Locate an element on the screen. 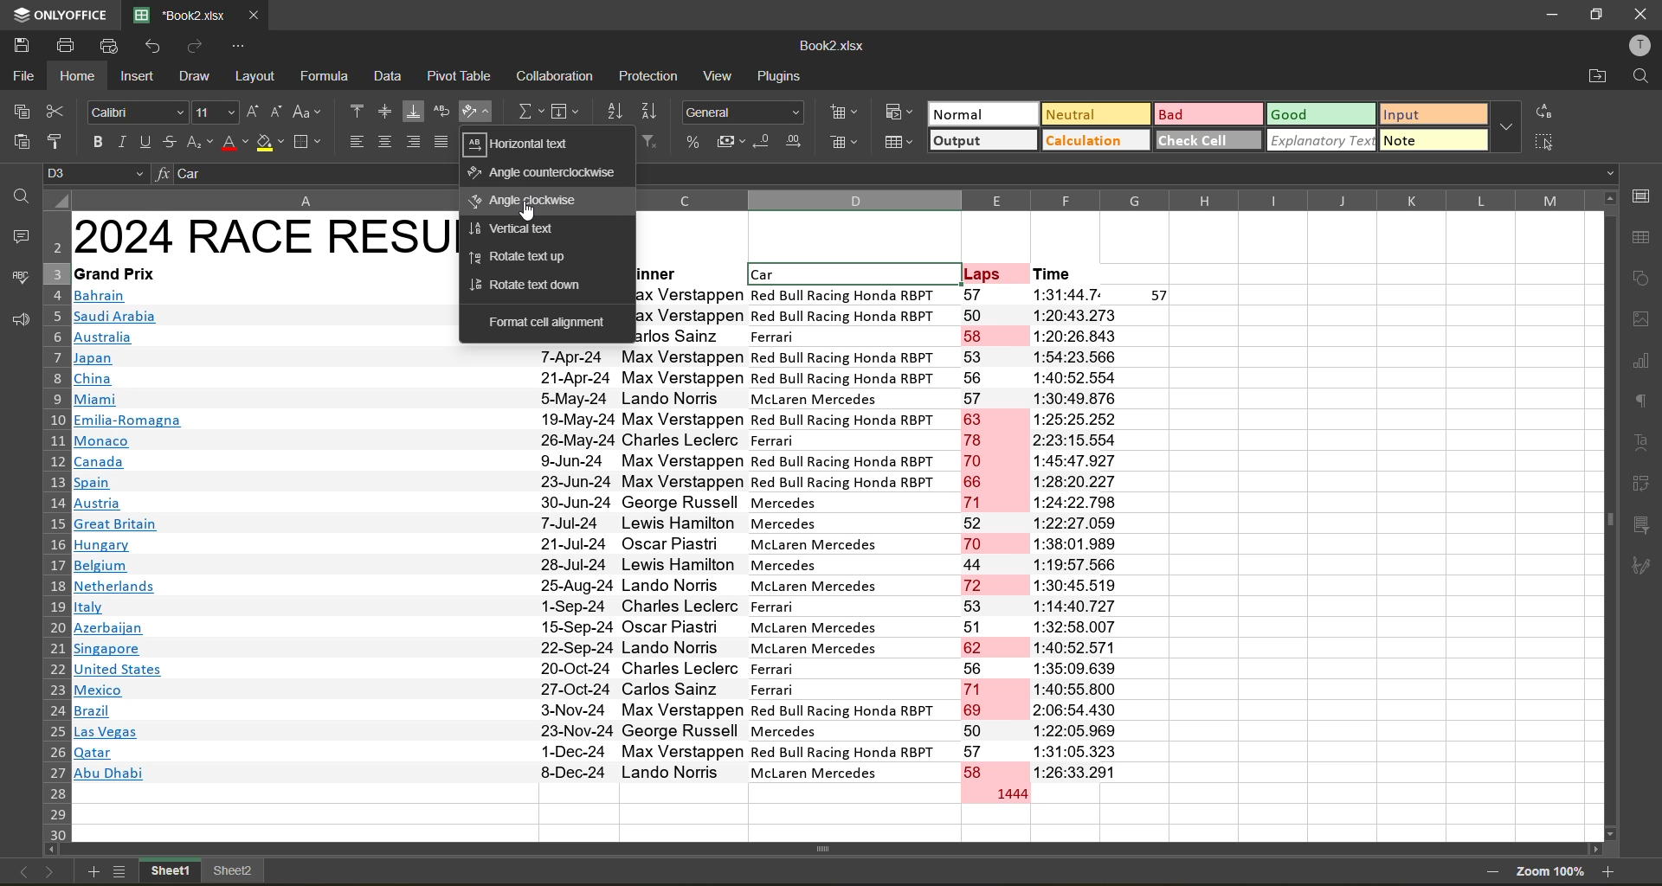  input is located at coordinates (1433, 114).